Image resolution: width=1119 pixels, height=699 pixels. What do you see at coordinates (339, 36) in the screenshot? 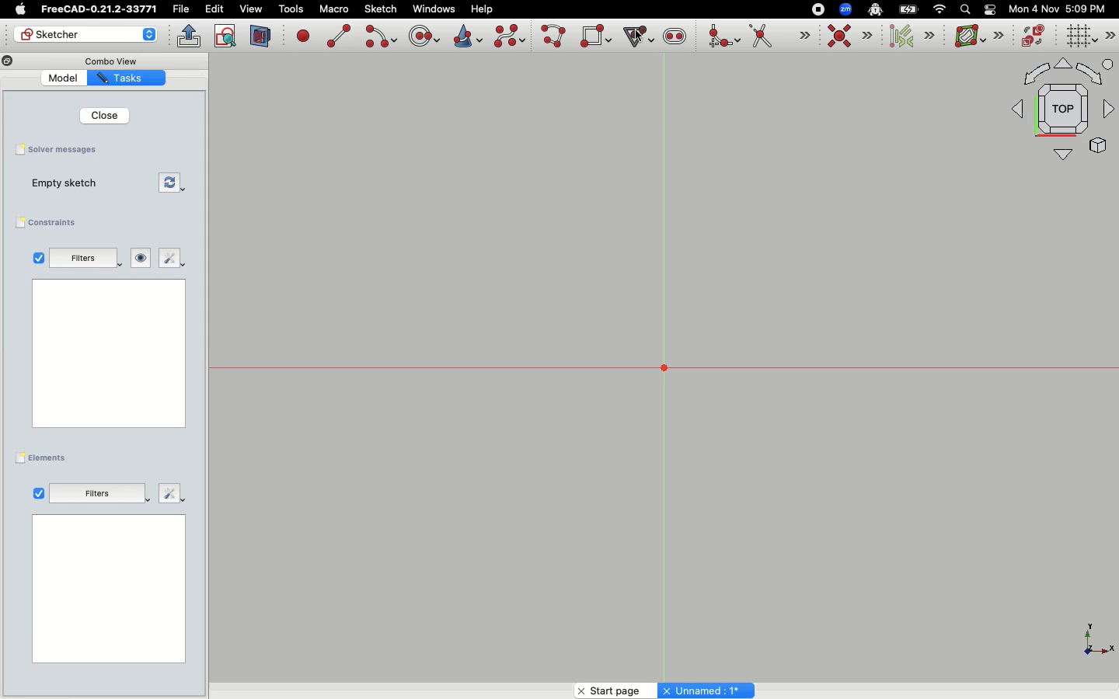
I see `Create line` at bounding box center [339, 36].